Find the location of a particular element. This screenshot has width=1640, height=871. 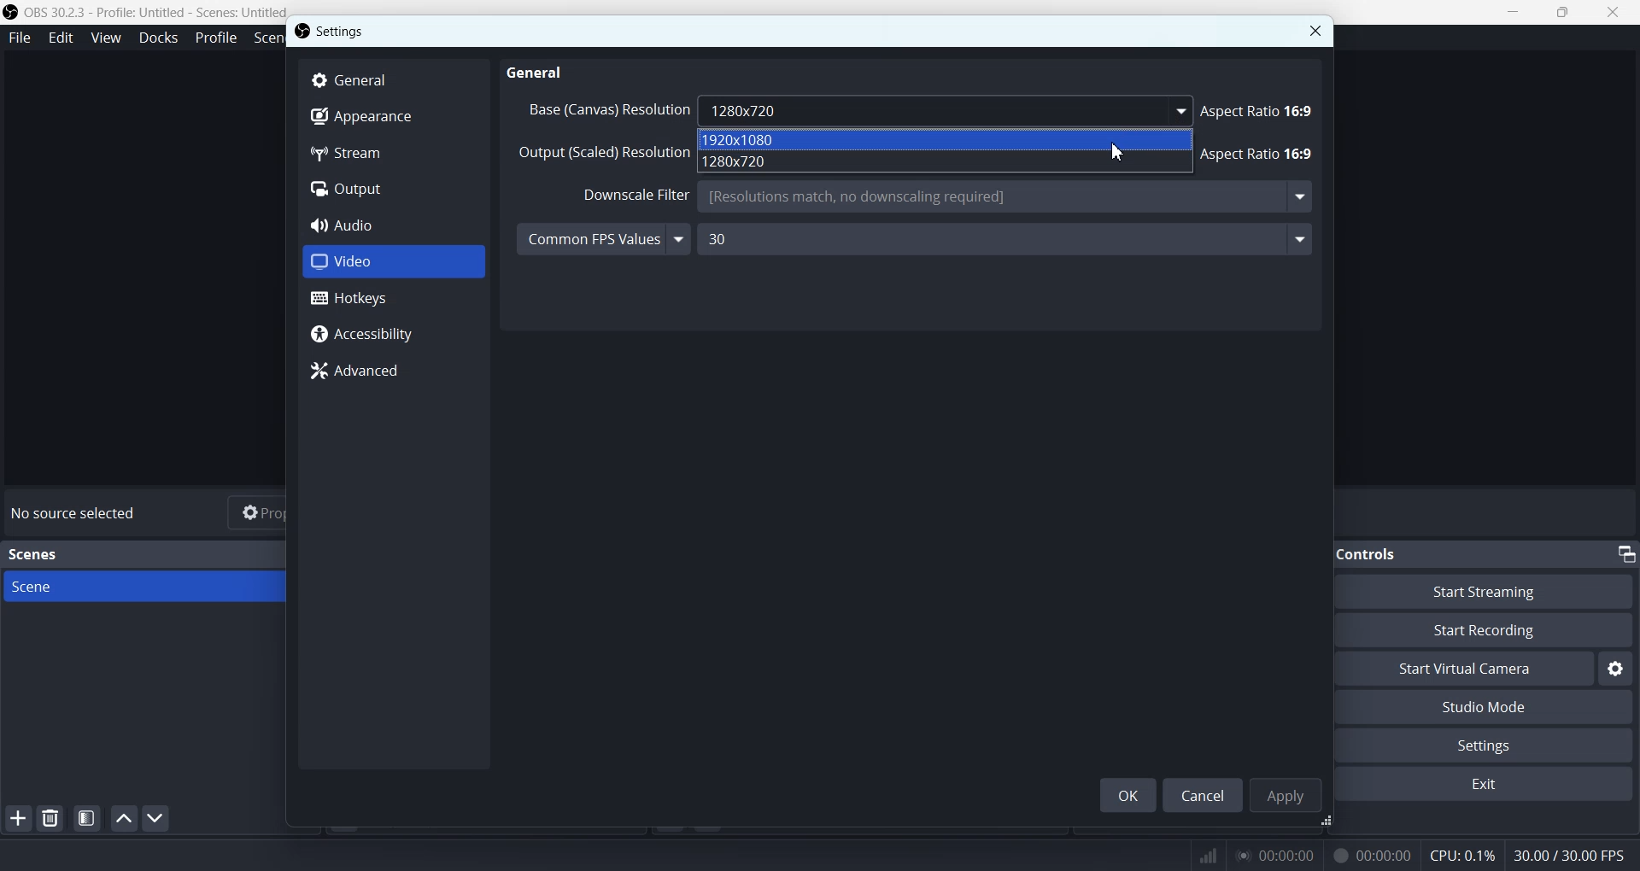

Edit is located at coordinates (61, 38).